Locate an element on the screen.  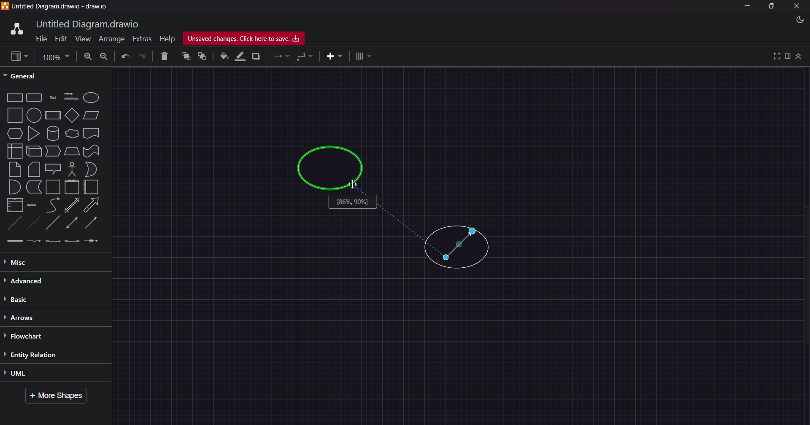
Title is located at coordinates (63, 7).